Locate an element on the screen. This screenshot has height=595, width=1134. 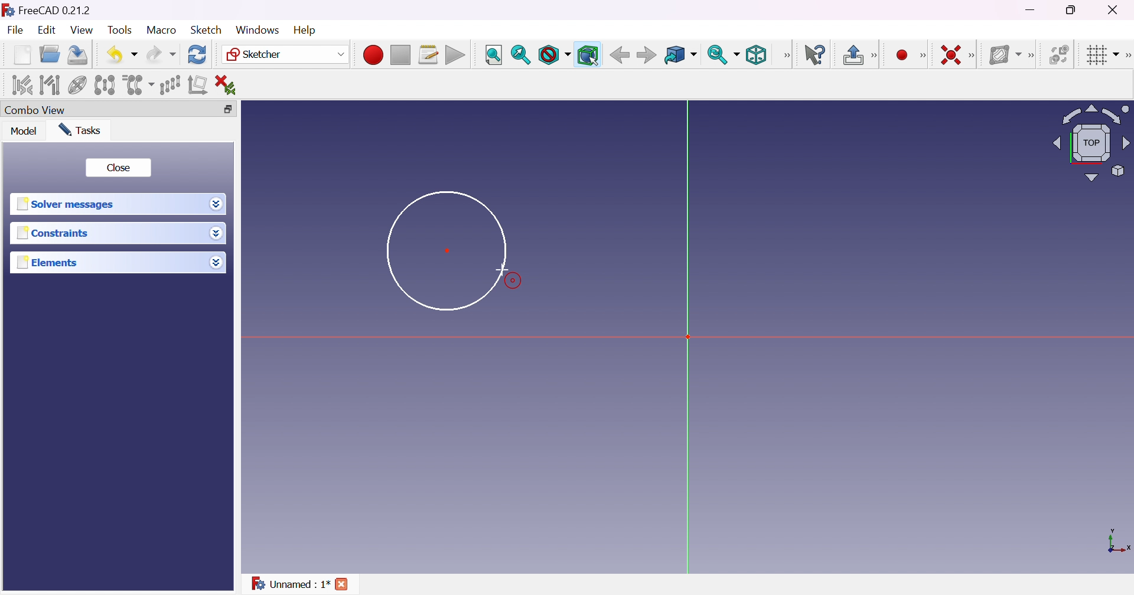
Open is located at coordinates (50, 54).